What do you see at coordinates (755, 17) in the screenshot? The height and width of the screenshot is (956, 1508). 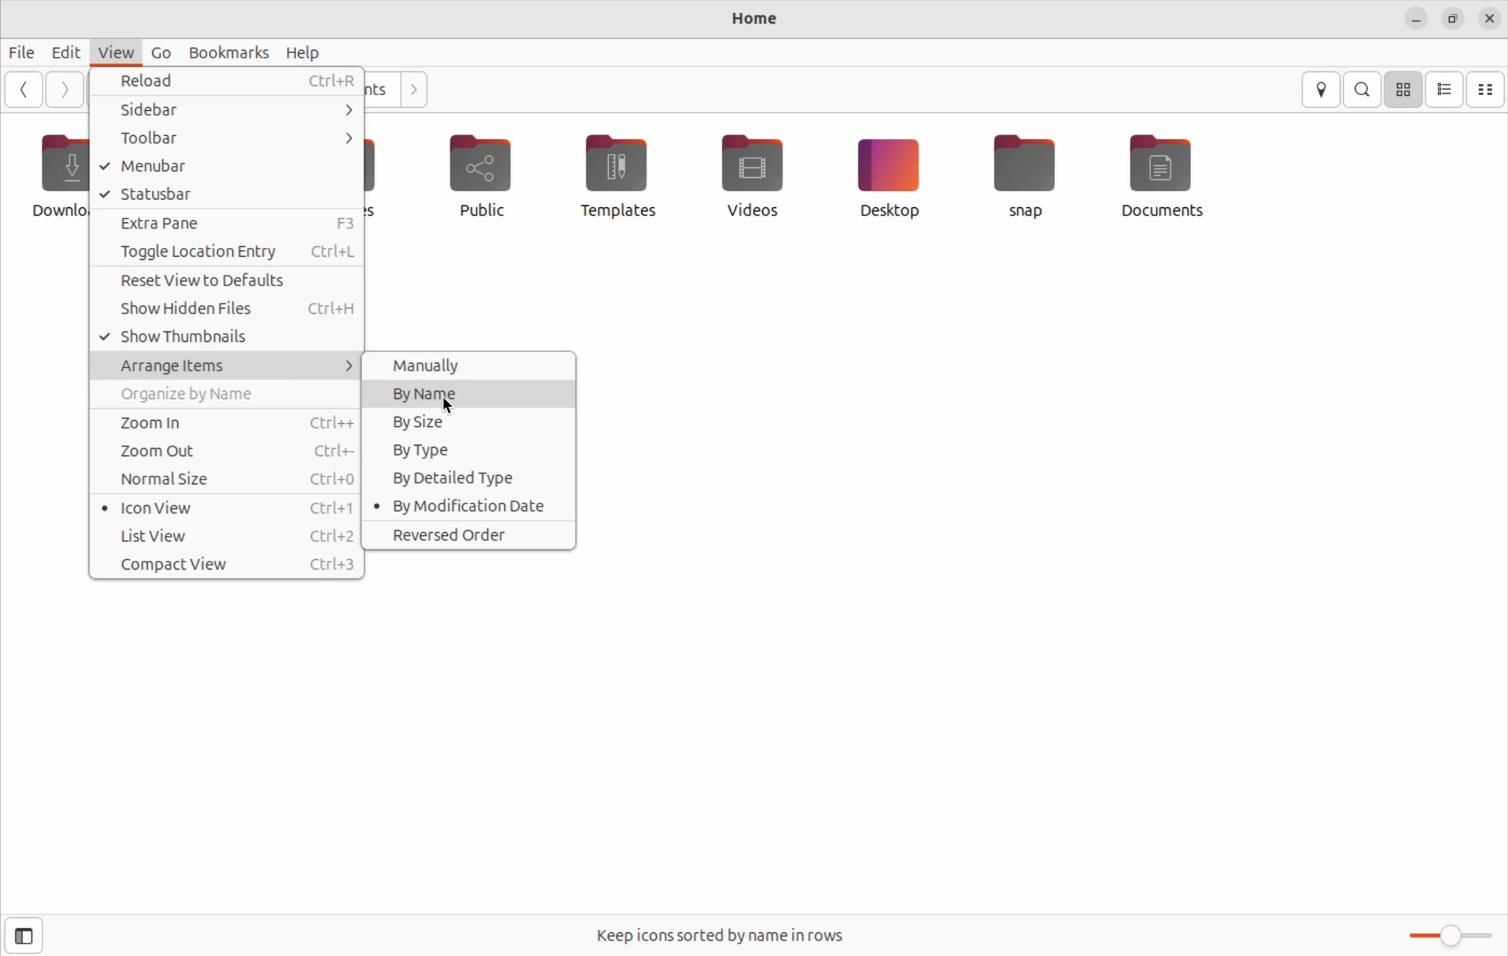 I see `Home` at bounding box center [755, 17].